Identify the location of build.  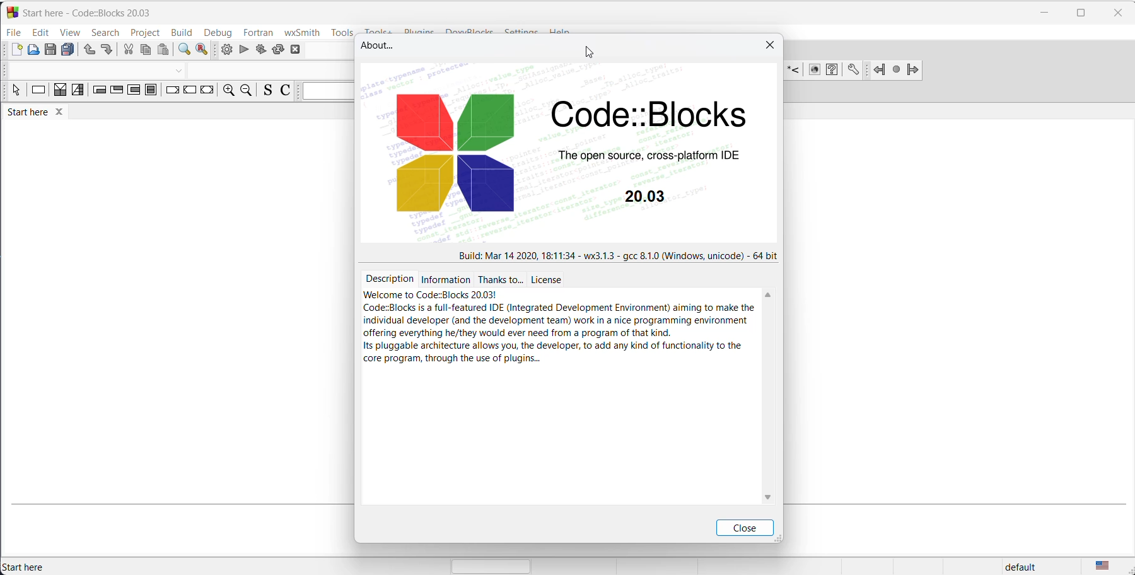
(224, 50).